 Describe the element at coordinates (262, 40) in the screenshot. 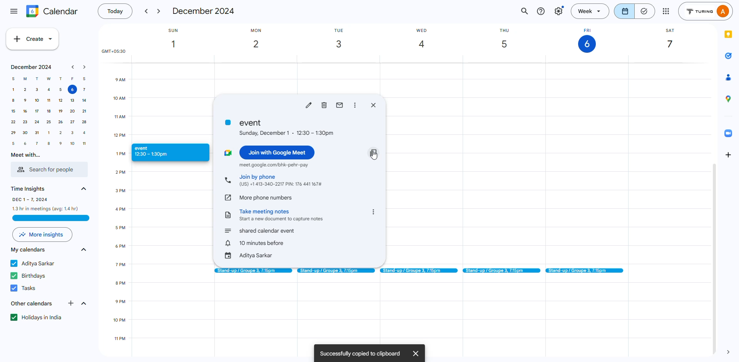

I see `mon 2` at that location.